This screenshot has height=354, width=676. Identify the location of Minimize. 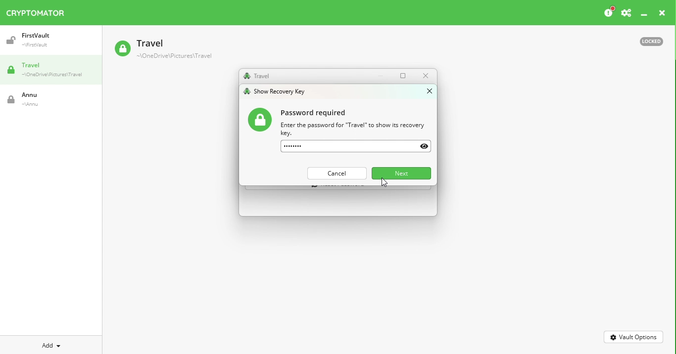
(644, 15).